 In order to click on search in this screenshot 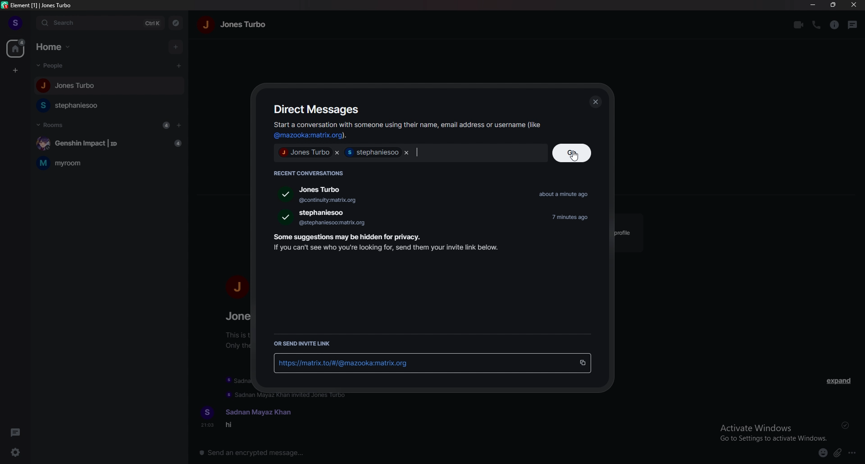, I will do `click(86, 23)`.